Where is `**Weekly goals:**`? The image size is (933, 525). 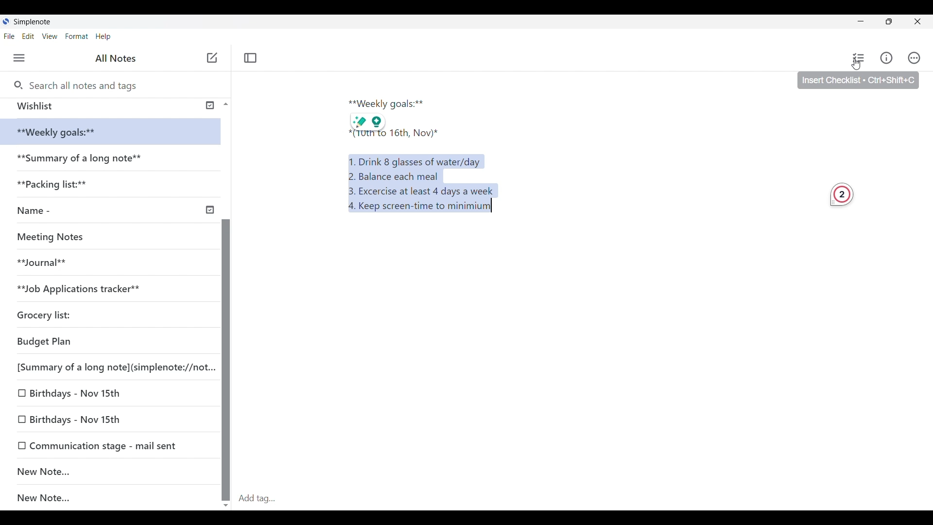 **Weekly goals:** is located at coordinates (390, 102).